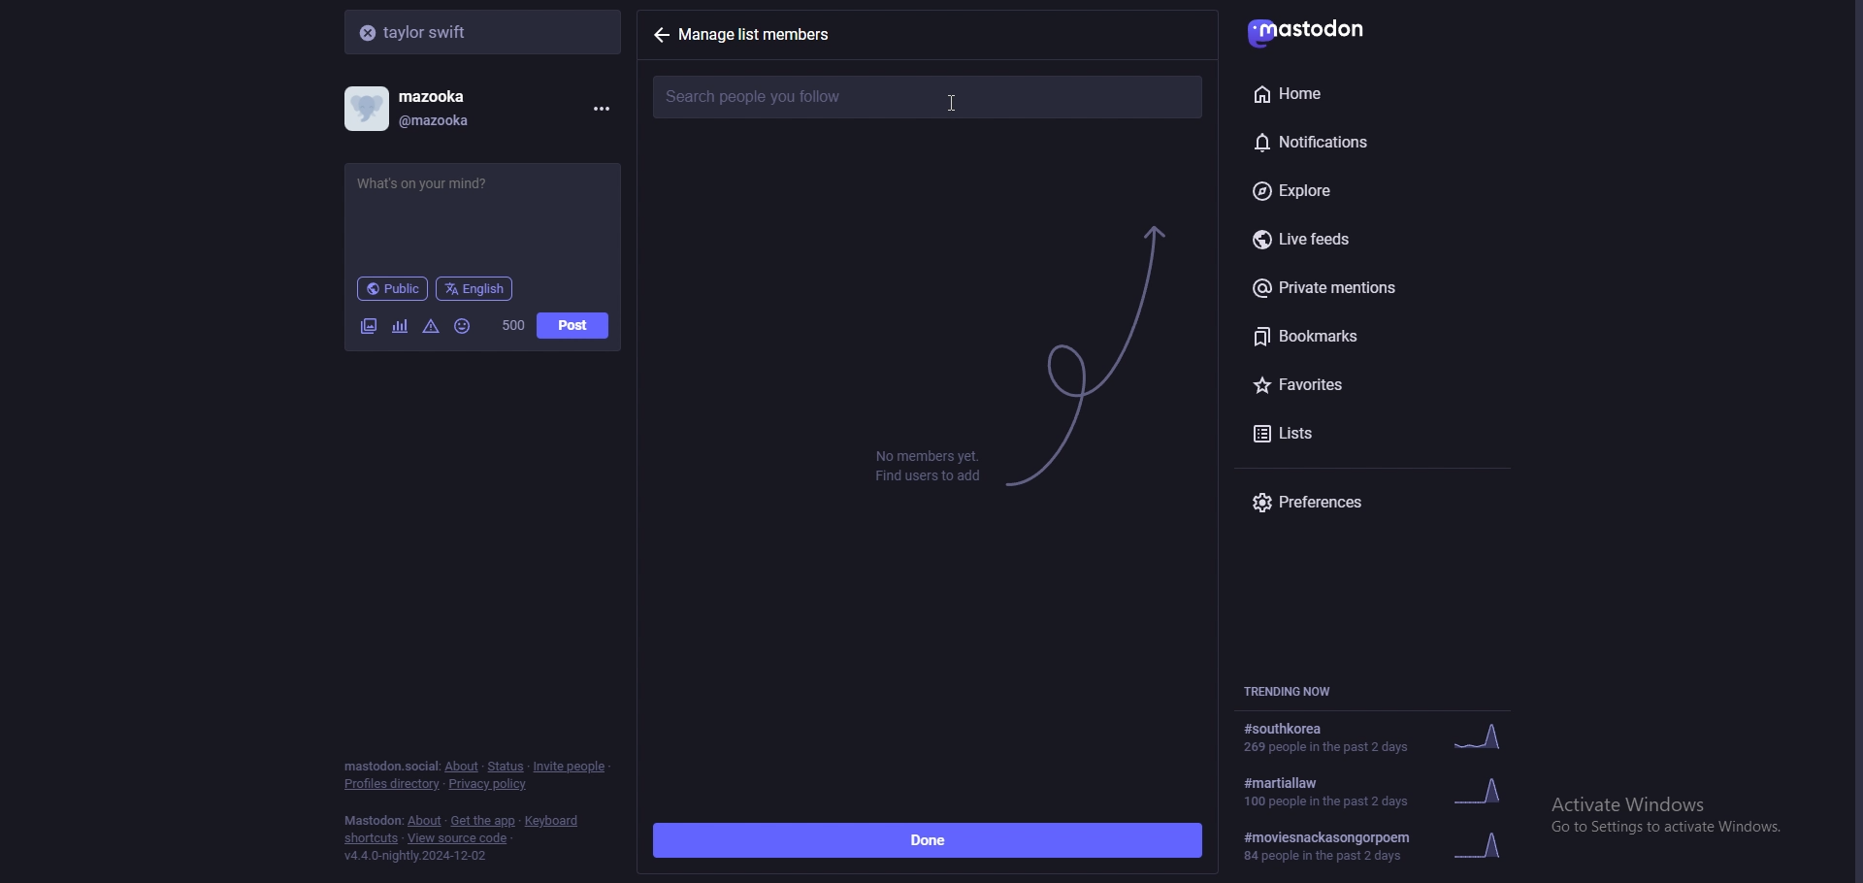 Image resolution: width=1863 pixels, height=883 pixels. What do you see at coordinates (393, 785) in the screenshot?
I see `profiles directory` at bounding box center [393, 785].